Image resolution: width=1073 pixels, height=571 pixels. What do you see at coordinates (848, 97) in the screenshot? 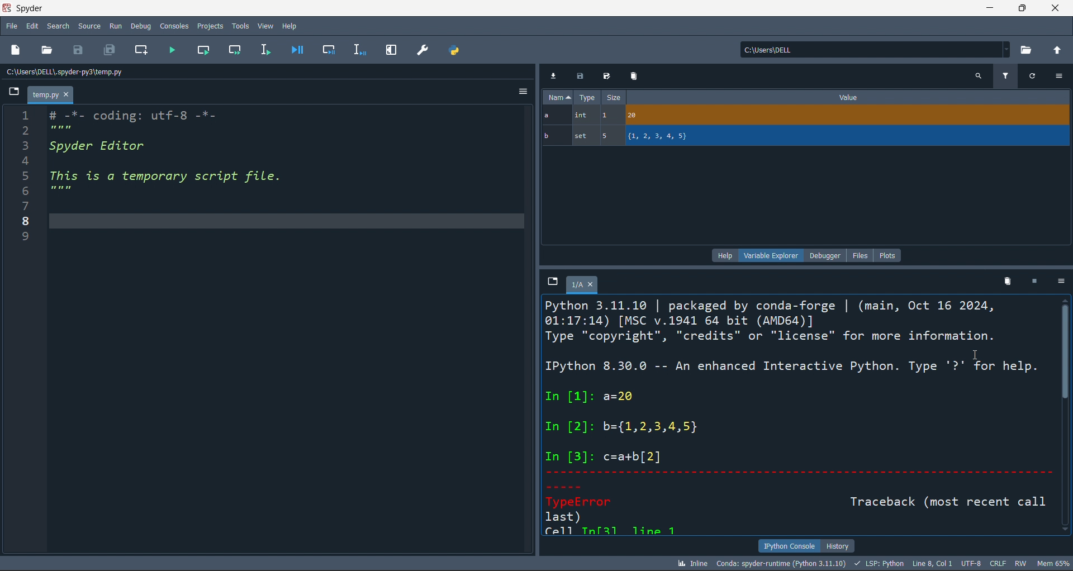
I see `value` at bounding box center [848, 97].